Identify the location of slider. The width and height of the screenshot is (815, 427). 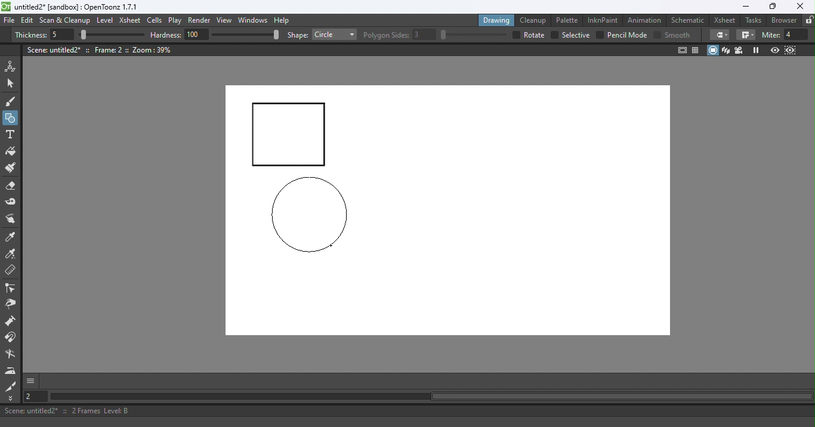
(245, 34).